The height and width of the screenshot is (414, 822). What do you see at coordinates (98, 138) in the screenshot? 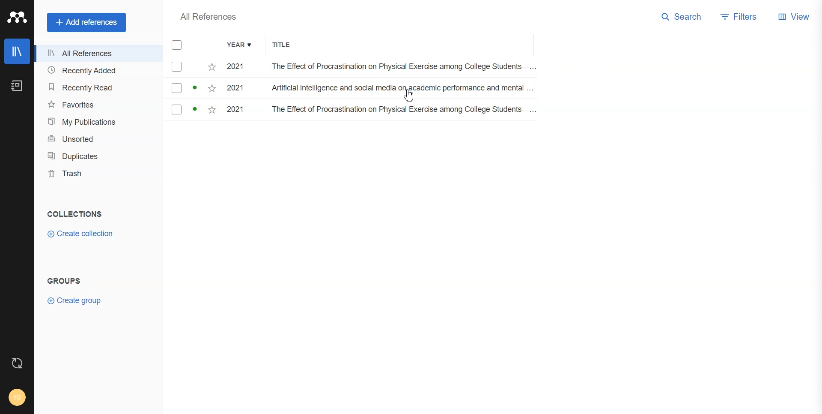
I see `Unsorted` at bounding box center [98, 138].